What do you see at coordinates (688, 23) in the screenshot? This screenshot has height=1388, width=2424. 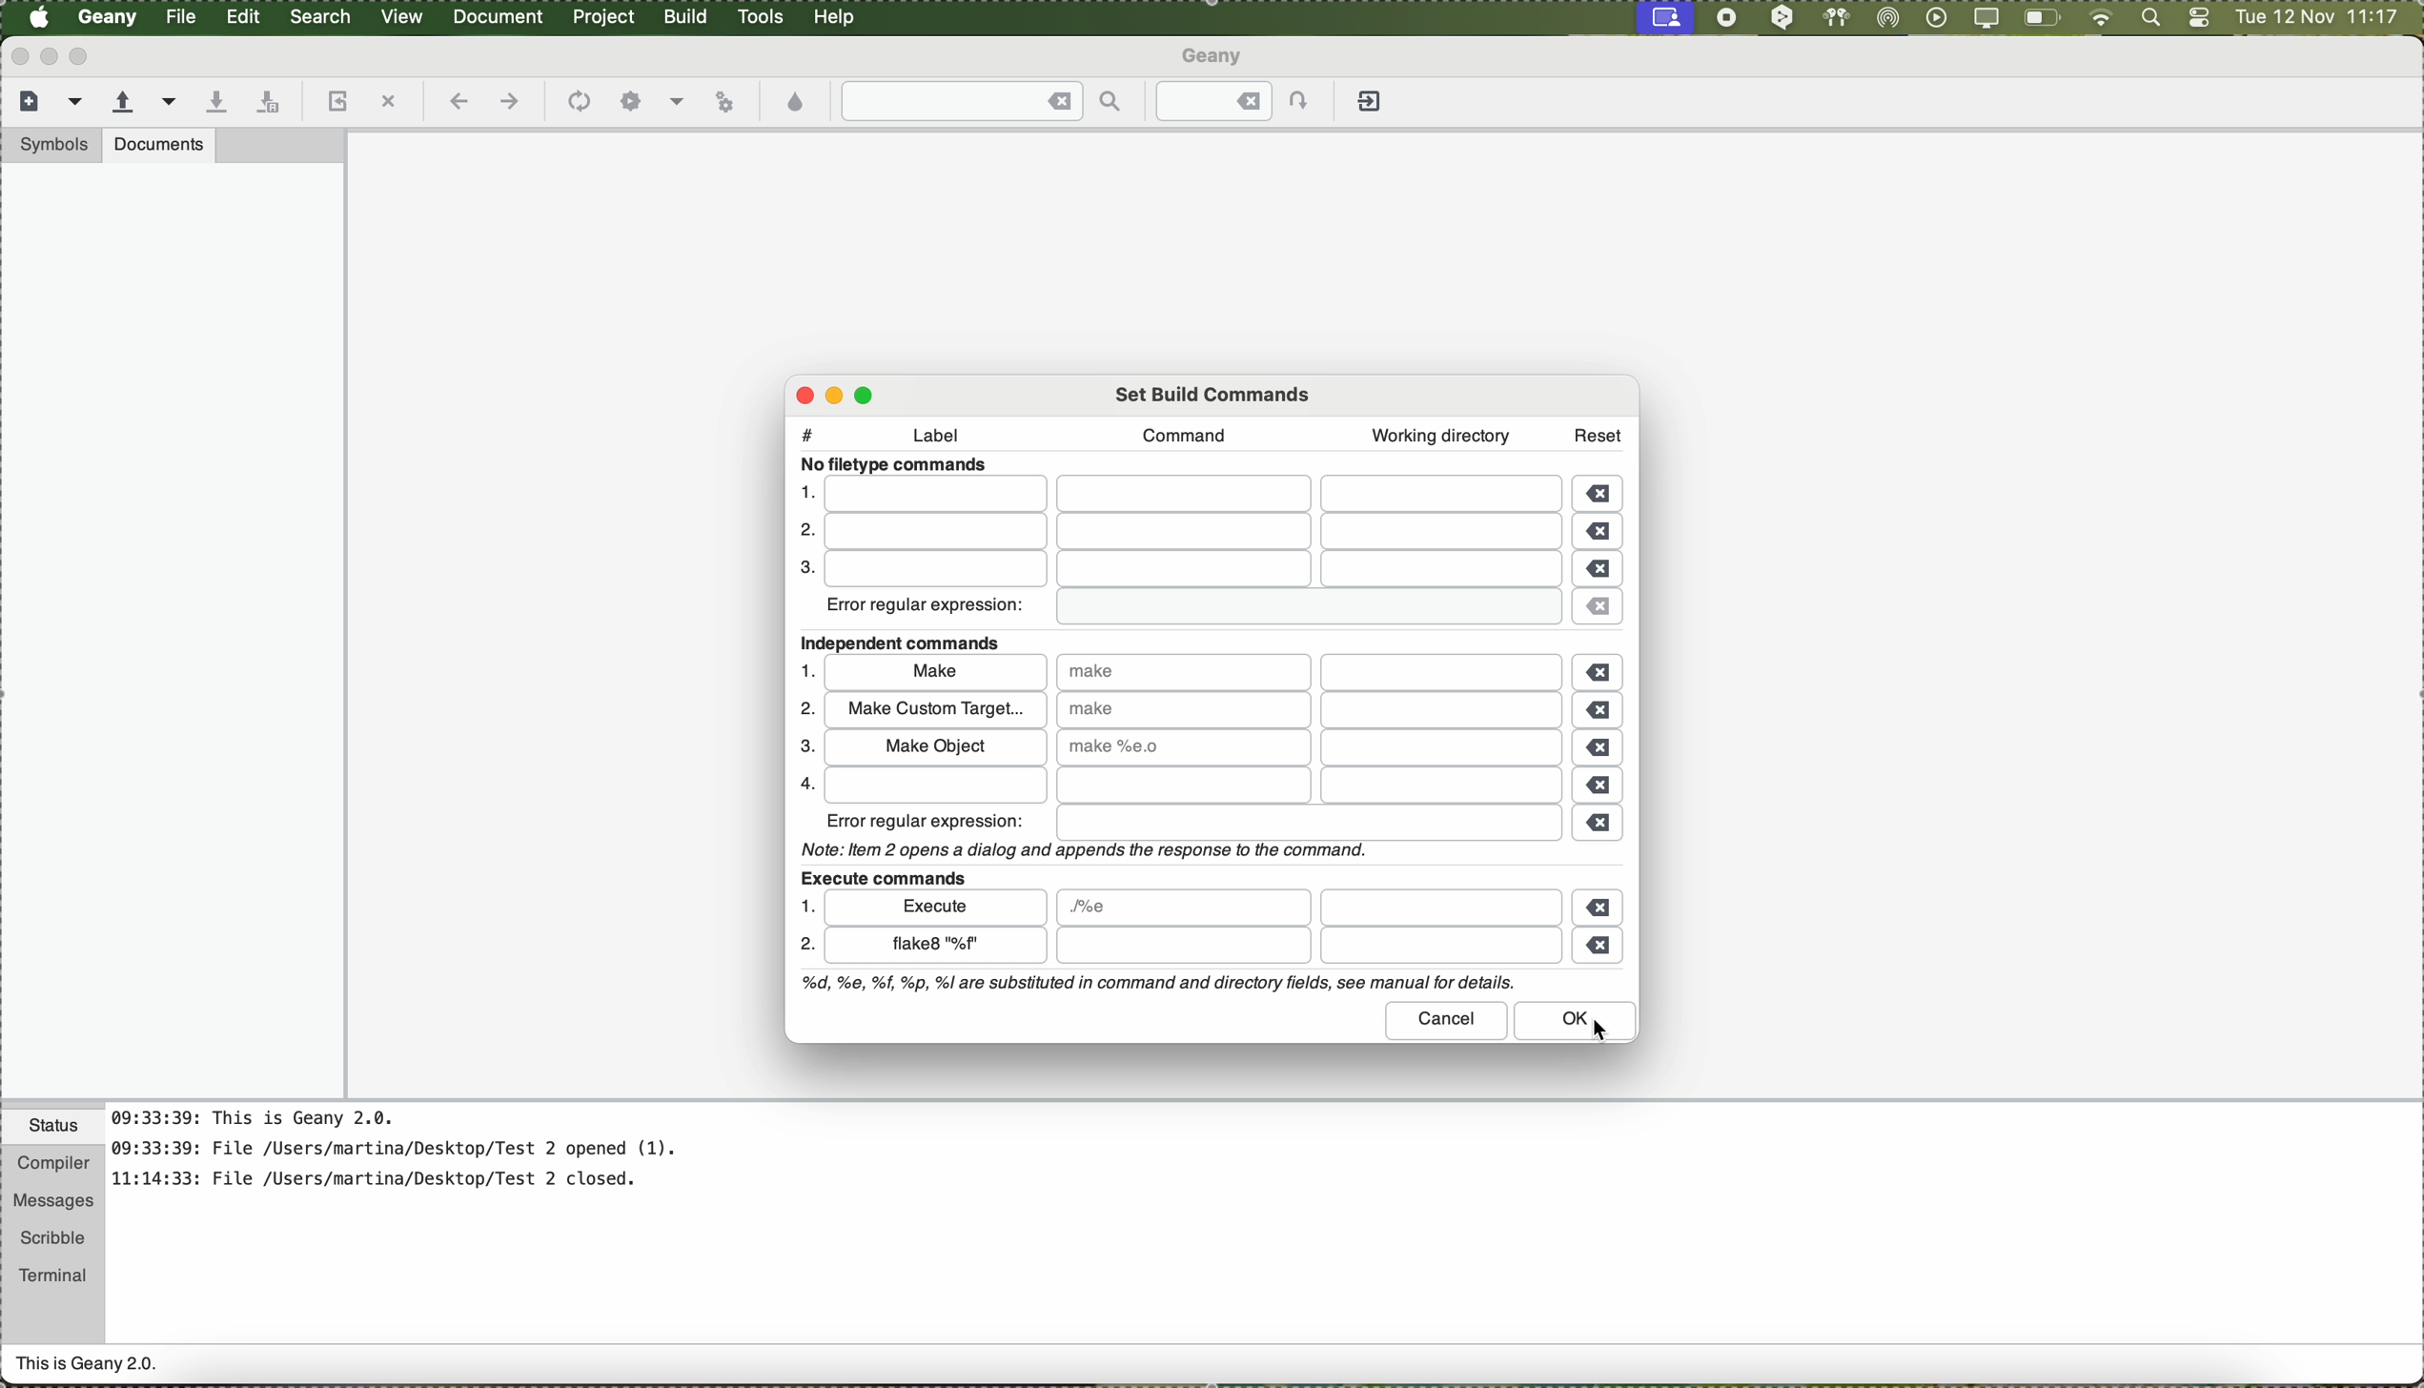 I see `click on build` at bounding box center [688, 23].